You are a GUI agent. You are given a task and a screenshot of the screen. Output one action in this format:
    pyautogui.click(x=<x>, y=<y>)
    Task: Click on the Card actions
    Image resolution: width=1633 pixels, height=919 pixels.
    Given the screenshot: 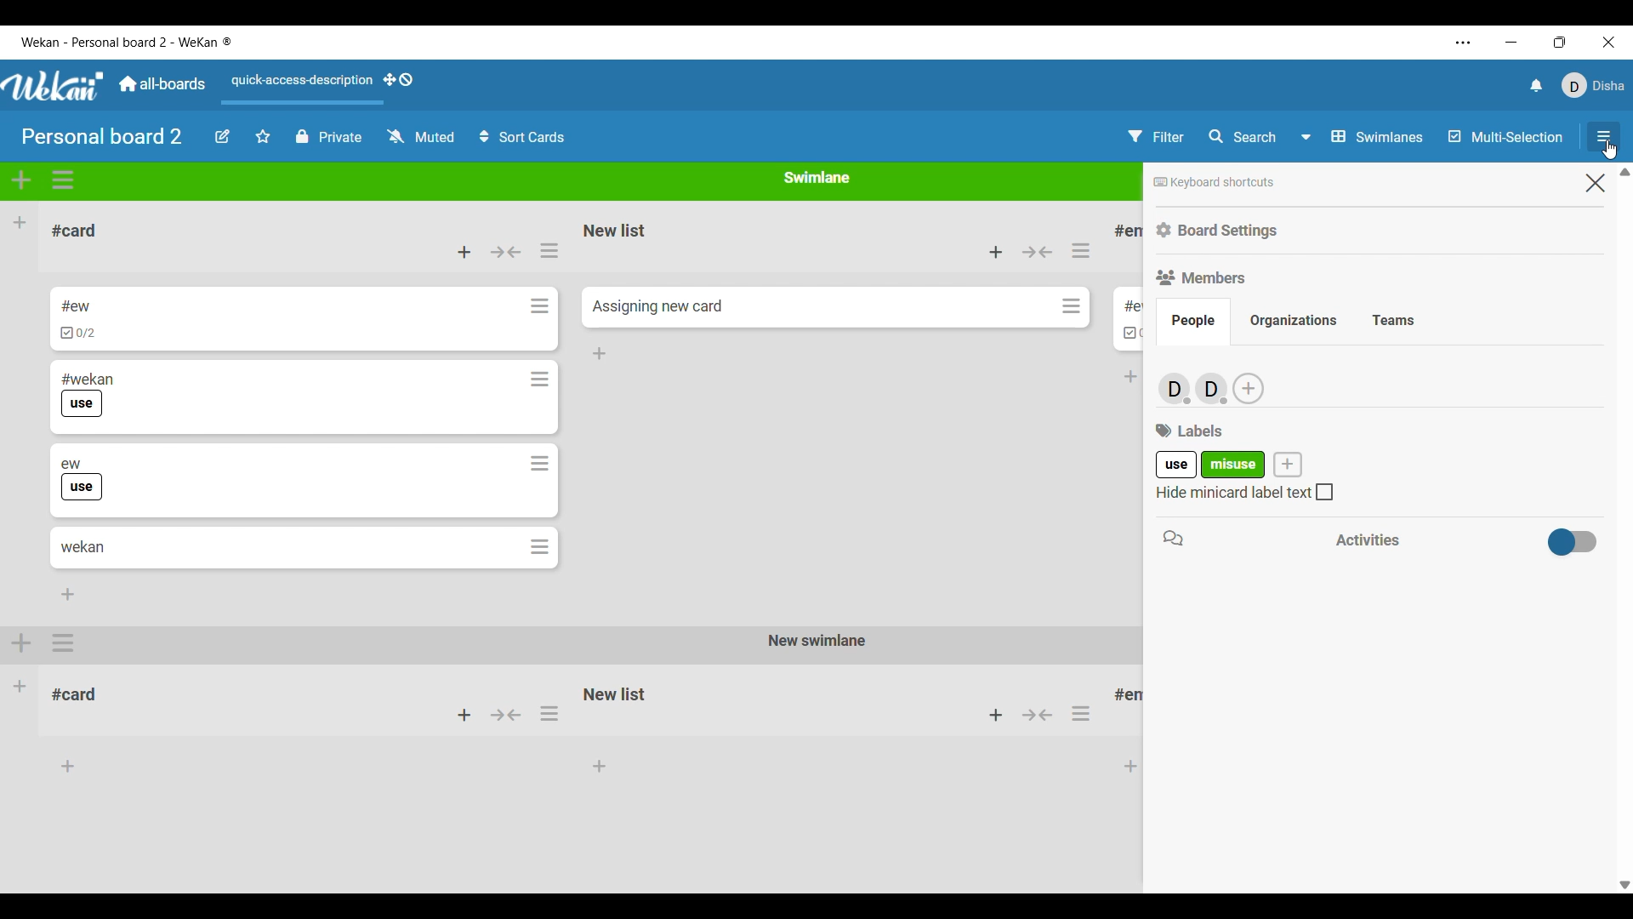 What is the action you would take?
    pyautogui.click(x=1072, y=305)
    